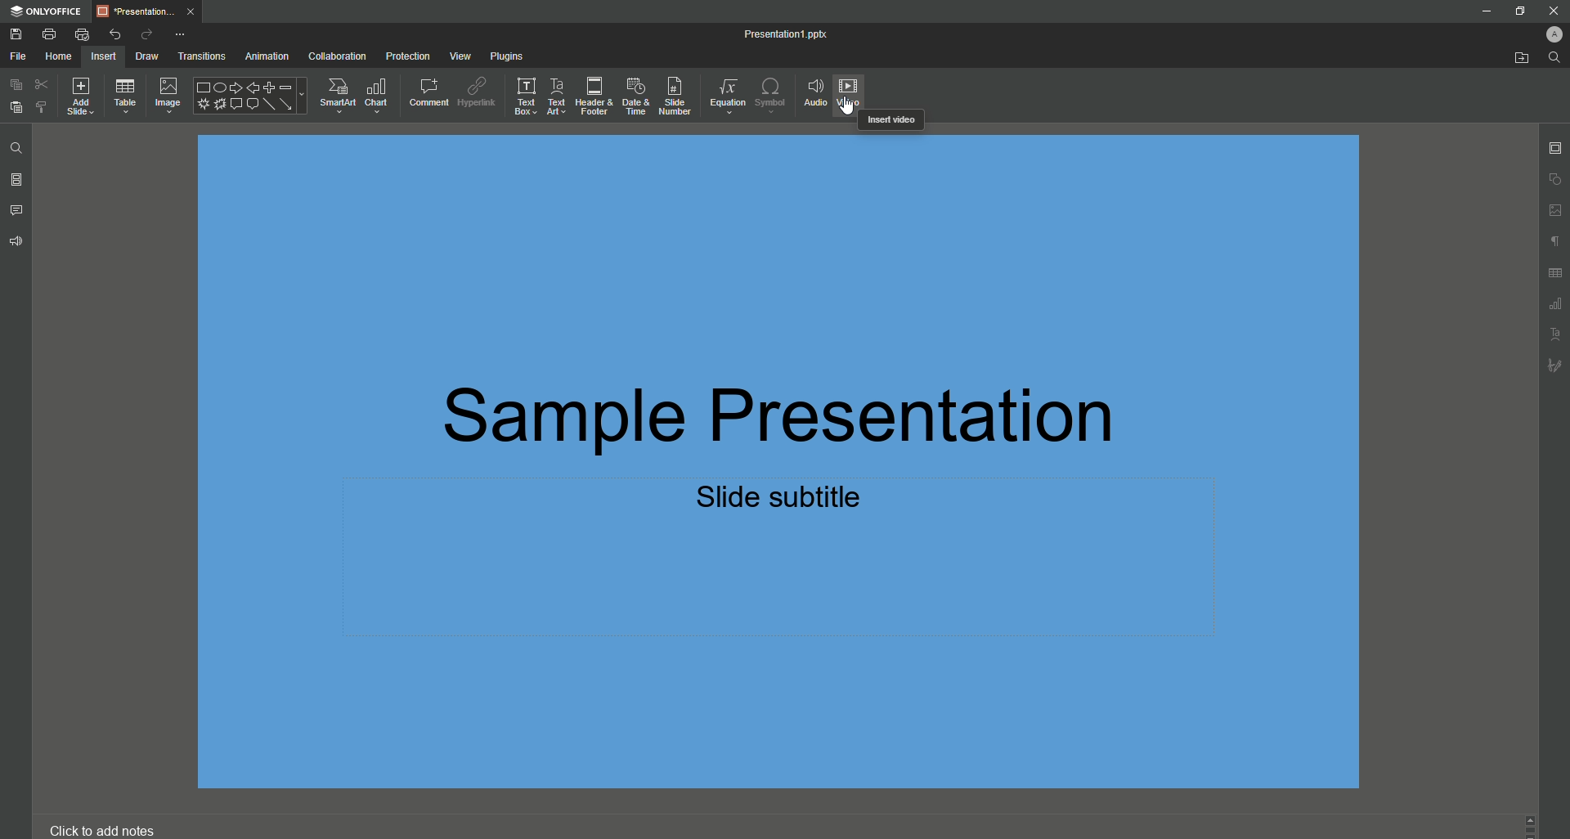 The height and width of the screenshot is (839, 1570). I want to click on Table settings, so click(1556, 273).